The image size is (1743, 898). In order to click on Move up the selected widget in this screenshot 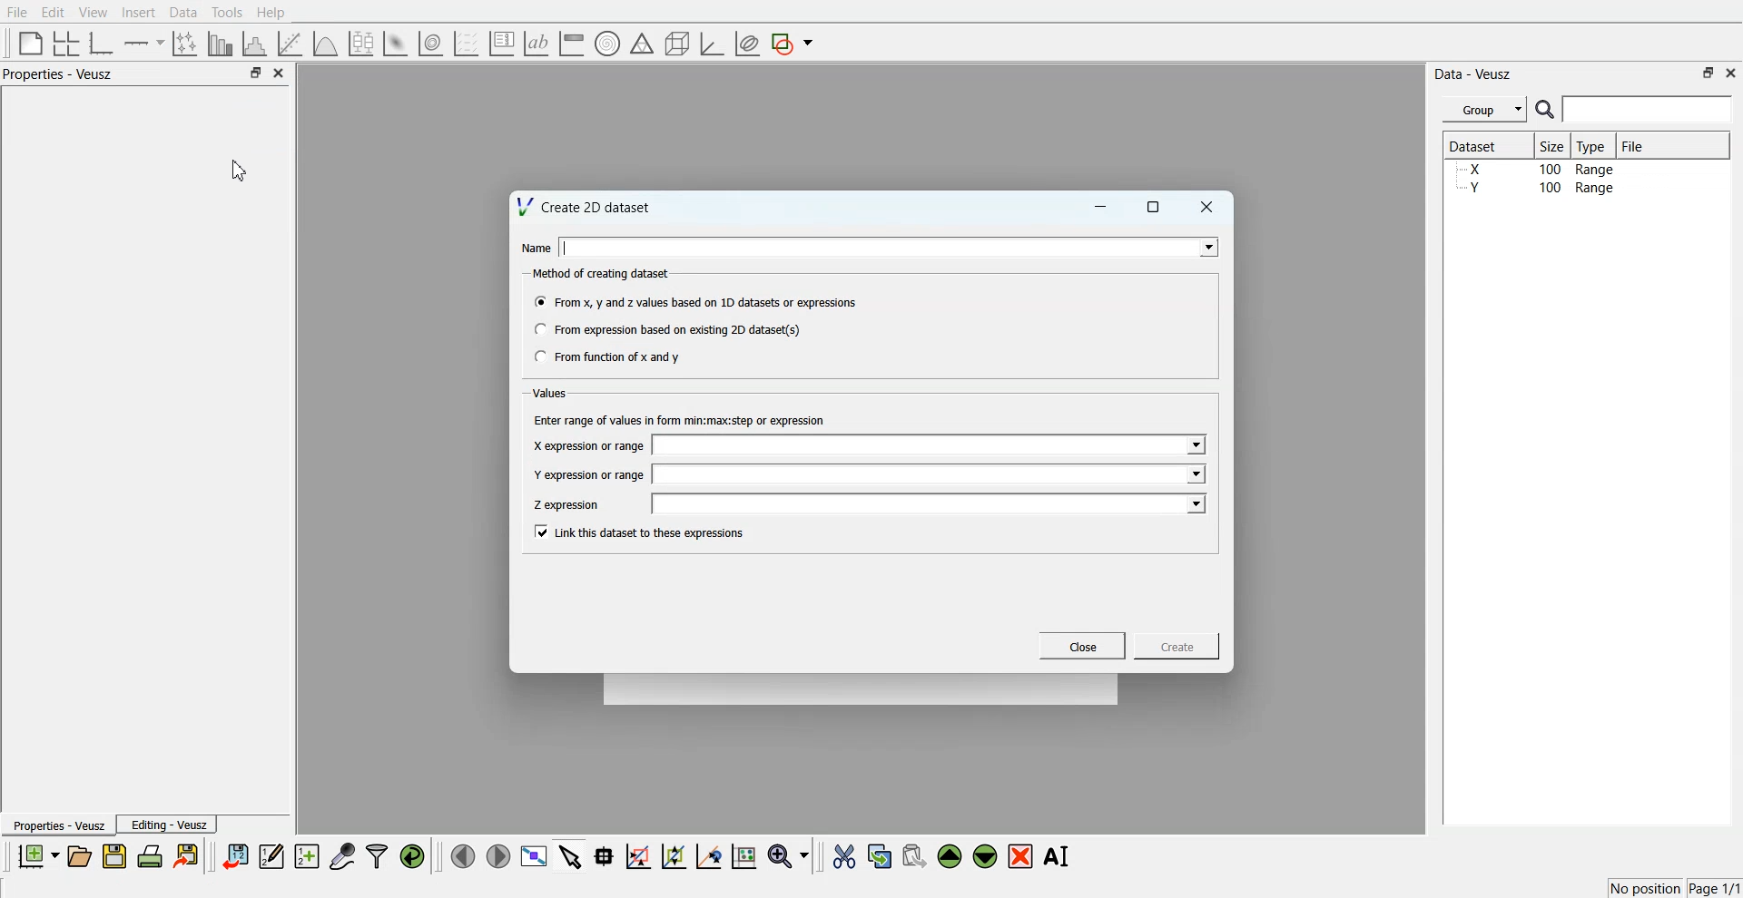, I will do `click(950, 856)`.